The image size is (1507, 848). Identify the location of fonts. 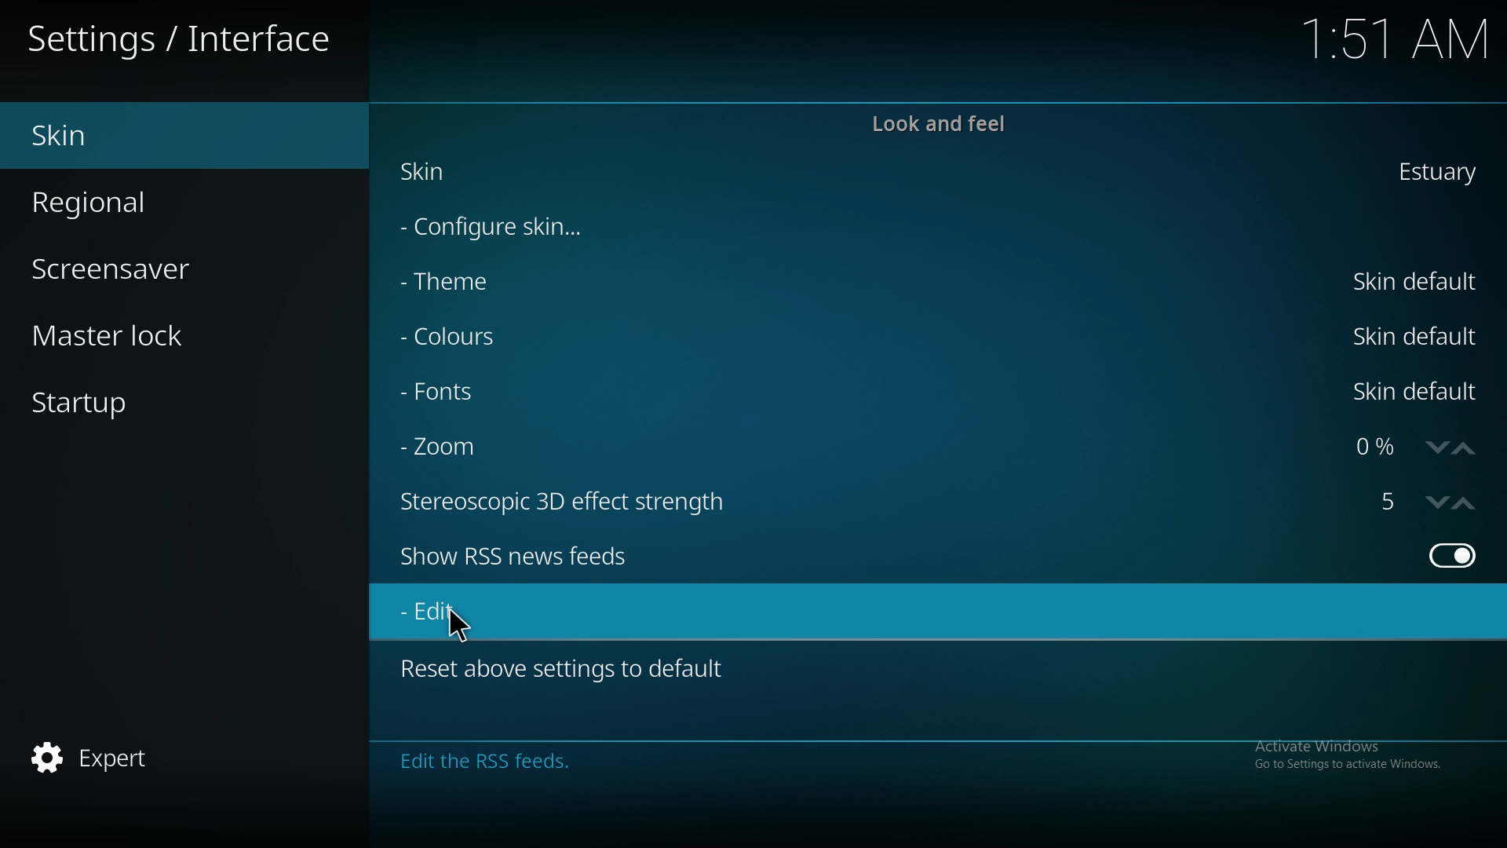
(467, 393).